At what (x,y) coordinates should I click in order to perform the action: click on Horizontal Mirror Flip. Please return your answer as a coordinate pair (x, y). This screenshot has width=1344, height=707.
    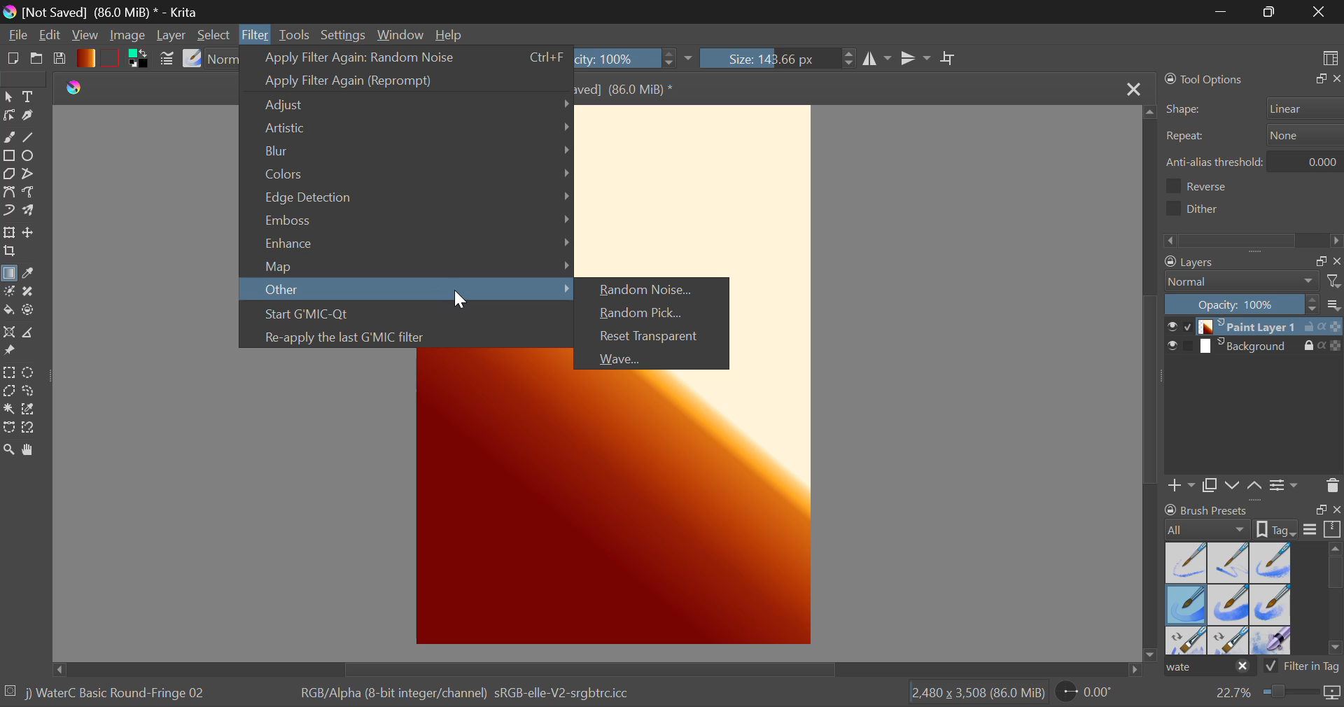
    Looking at the image, I should click on (917, 59).